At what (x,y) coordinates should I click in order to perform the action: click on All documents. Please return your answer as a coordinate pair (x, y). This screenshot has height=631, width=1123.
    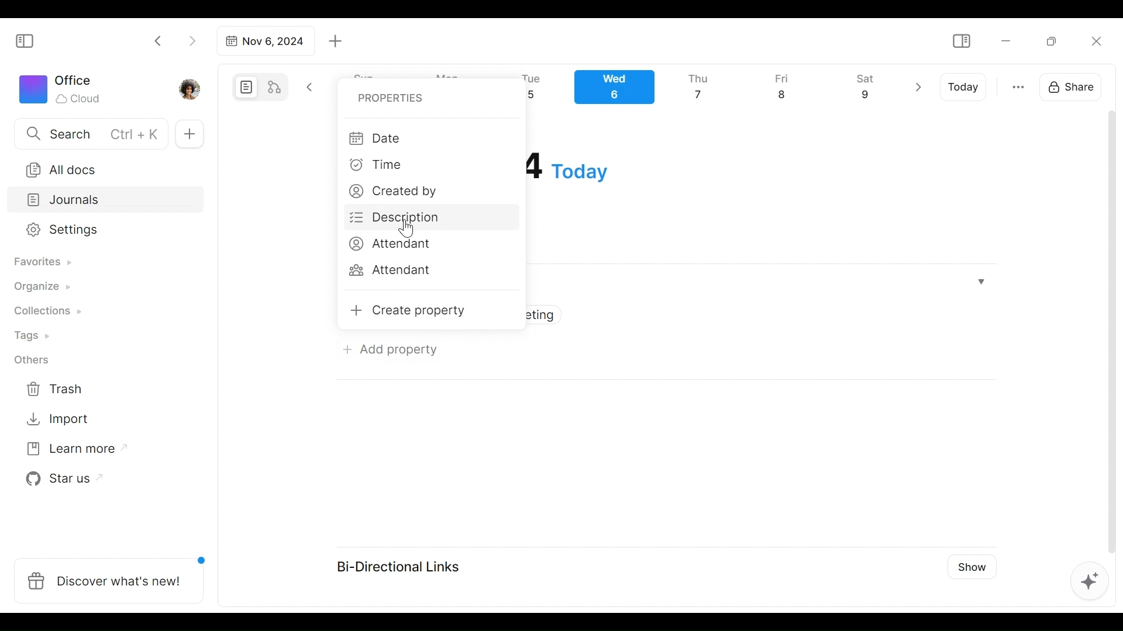
    Looking at the image, I should click on (101, 168).